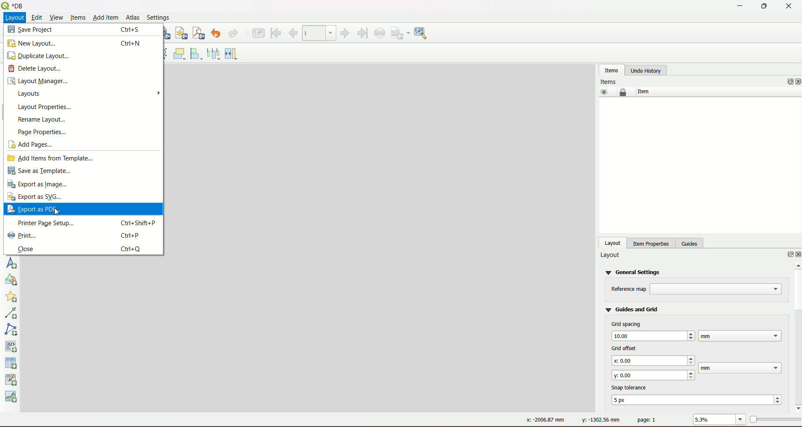 The height and width of the screenshot is (427, 802). Describe the element at coordinates (45, 109) in the screenshot. I see `layout properties` at that location.